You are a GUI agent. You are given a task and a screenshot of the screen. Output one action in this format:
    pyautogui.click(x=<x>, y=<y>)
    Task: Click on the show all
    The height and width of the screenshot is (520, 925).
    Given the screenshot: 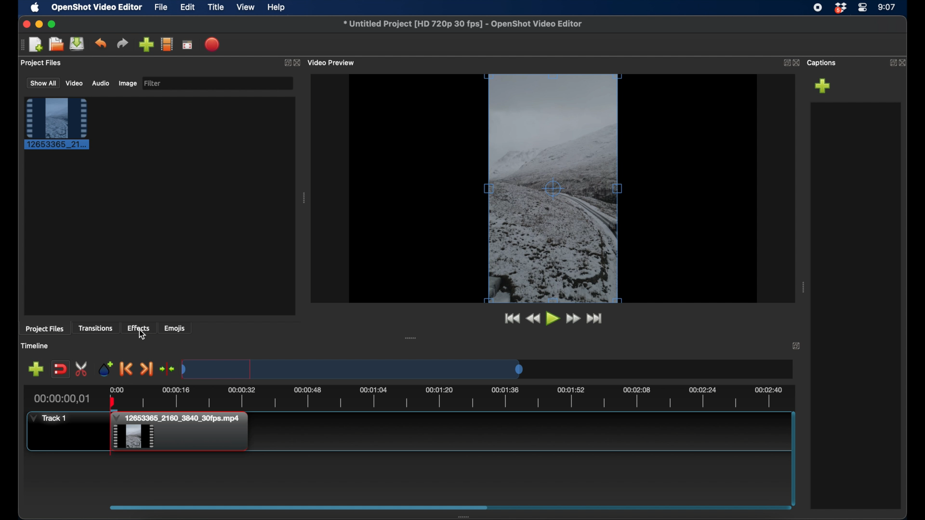 What is the action you would take?
    pyautogui.click(x=42, y=84)
    